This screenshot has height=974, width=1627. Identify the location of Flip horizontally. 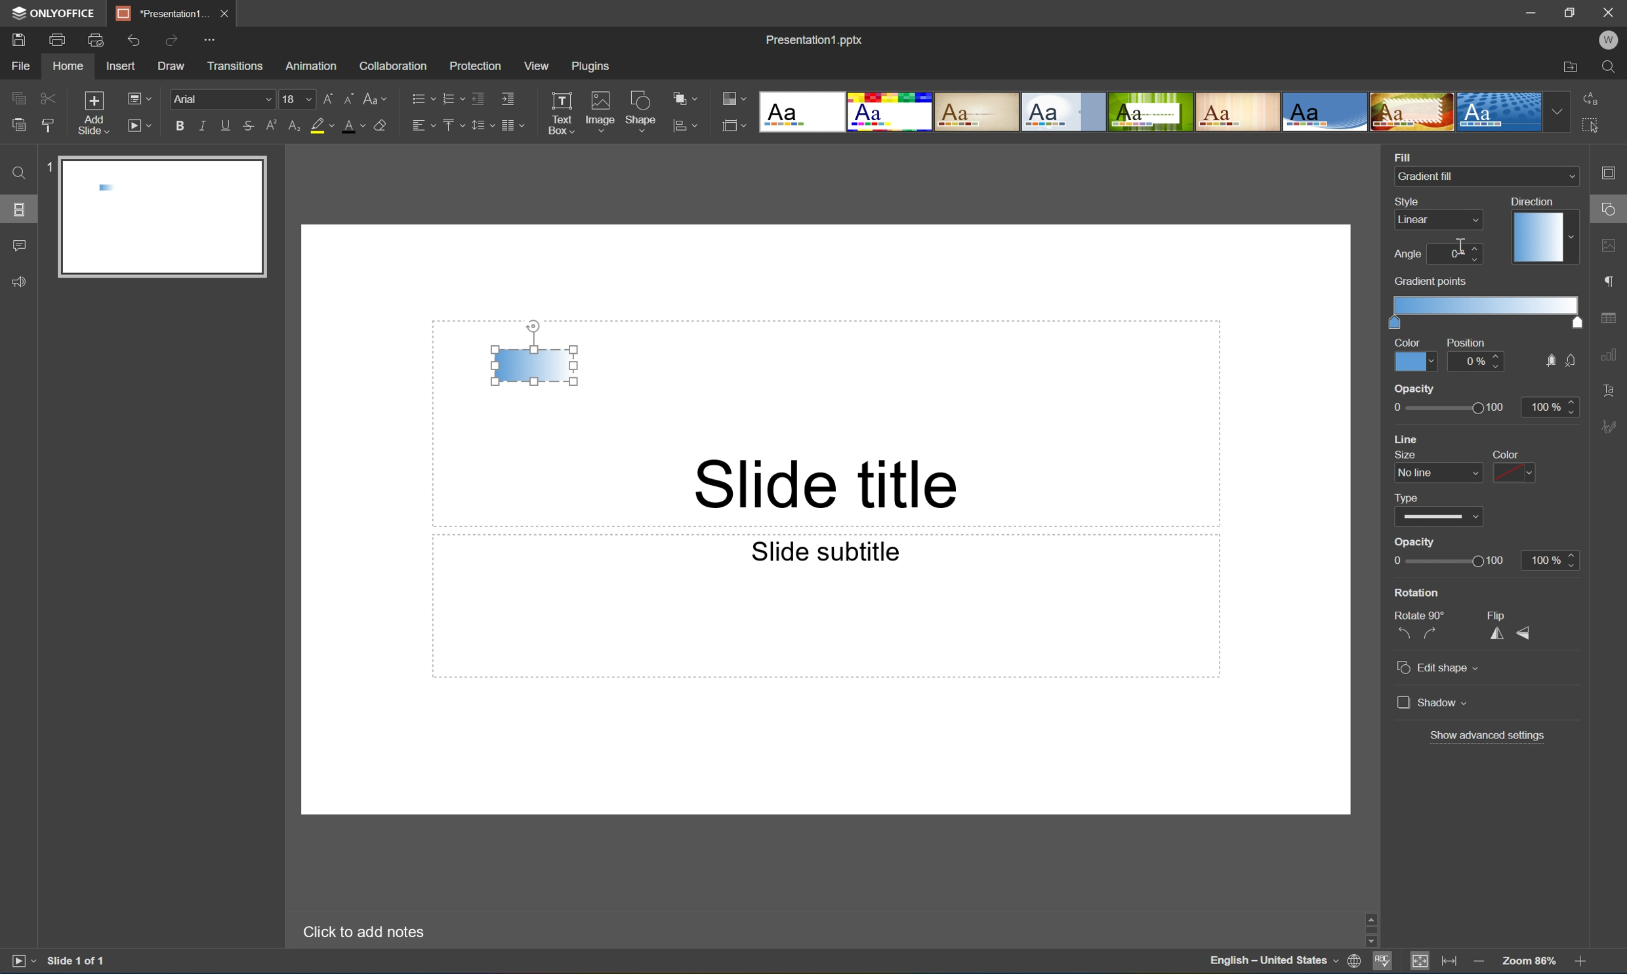
(1498, 635).